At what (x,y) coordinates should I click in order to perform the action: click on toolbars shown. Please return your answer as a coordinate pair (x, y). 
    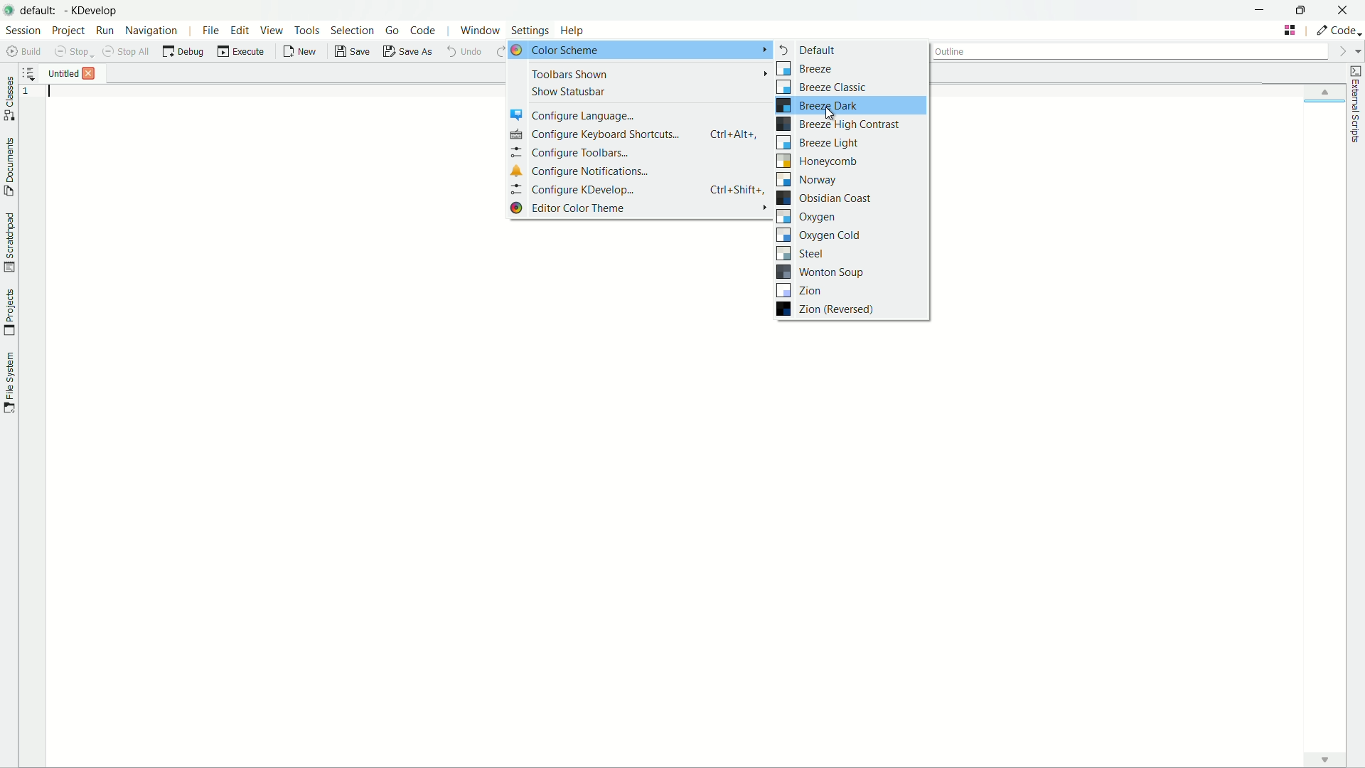
    Looking at the image, I should click on (568, 73).